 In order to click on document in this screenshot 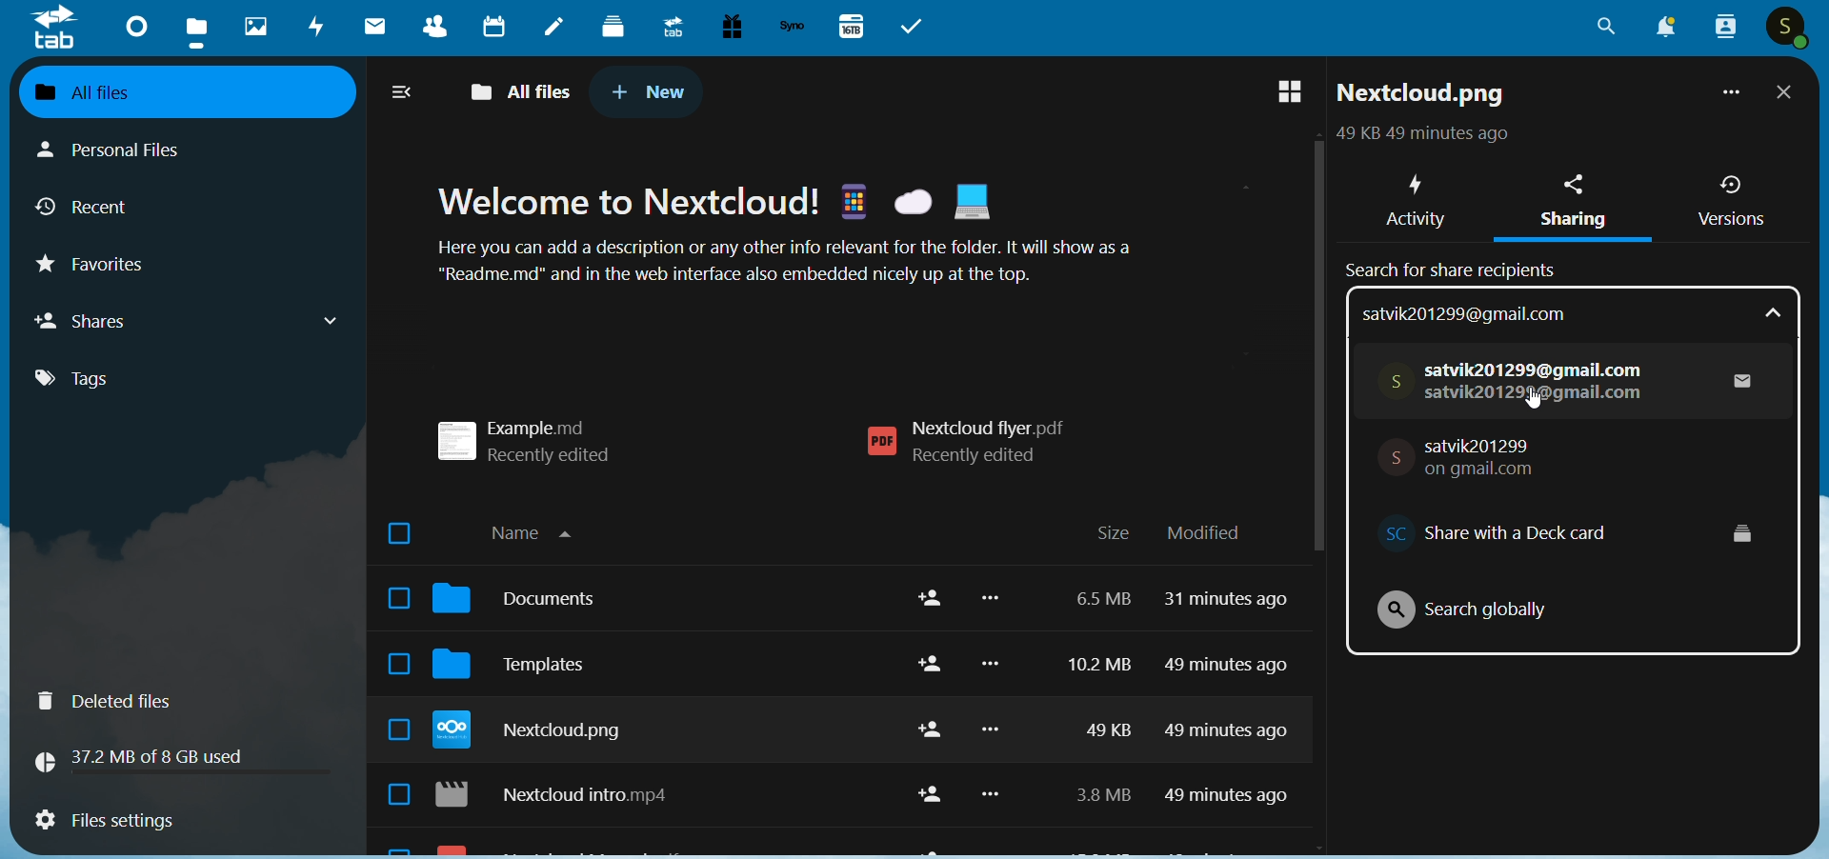, I will do `click(527, 604)`.